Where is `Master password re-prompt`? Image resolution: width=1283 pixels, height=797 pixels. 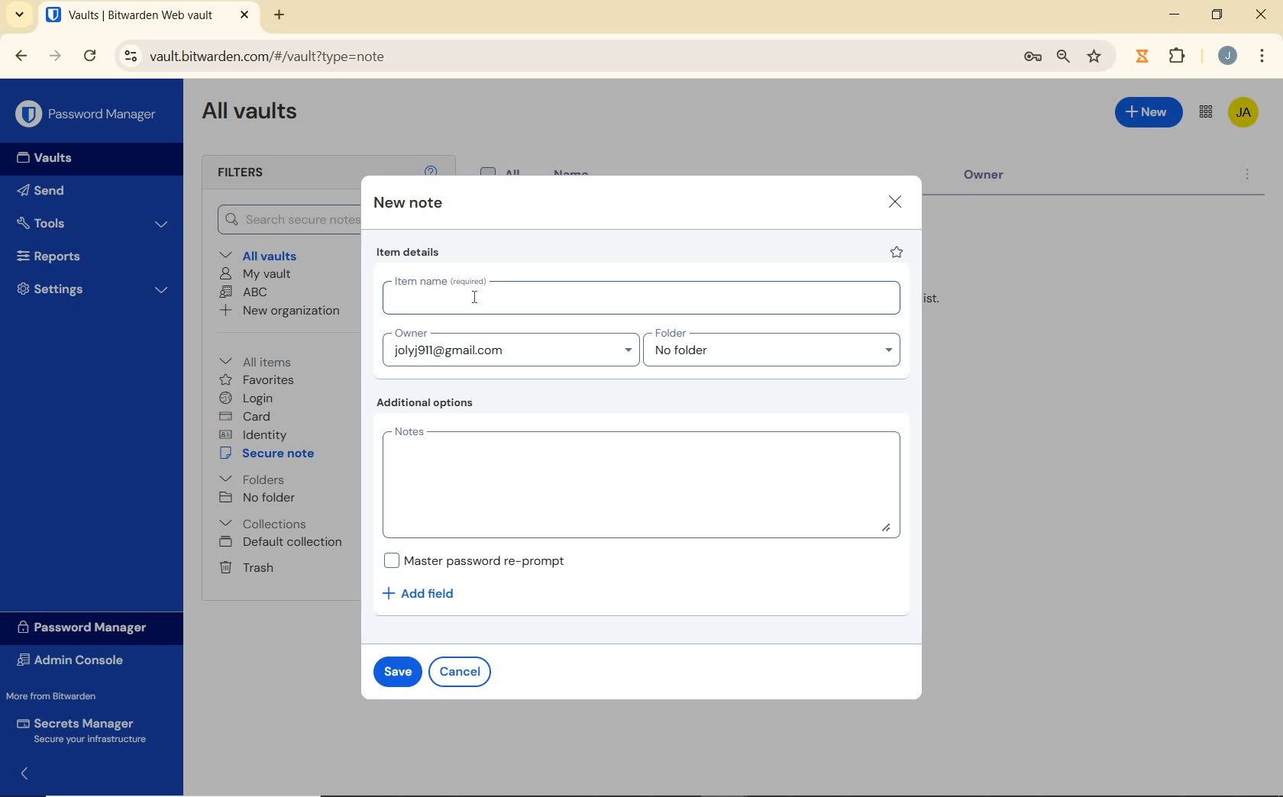 Master password re-prompt is located at coordinates (483, 560).